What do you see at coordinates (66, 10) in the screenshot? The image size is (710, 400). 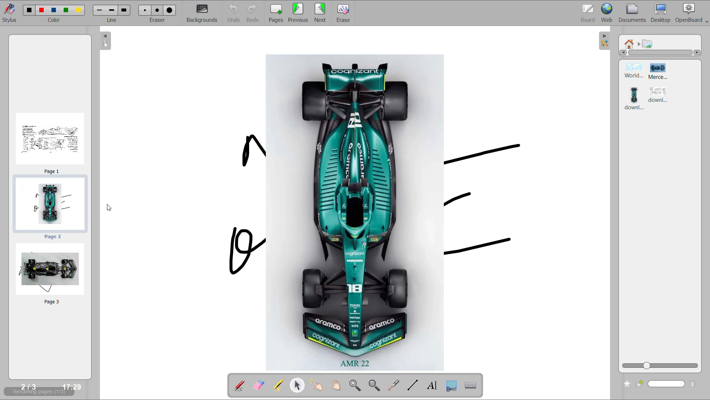 I see `color 4` at bounding box center [66, 10].